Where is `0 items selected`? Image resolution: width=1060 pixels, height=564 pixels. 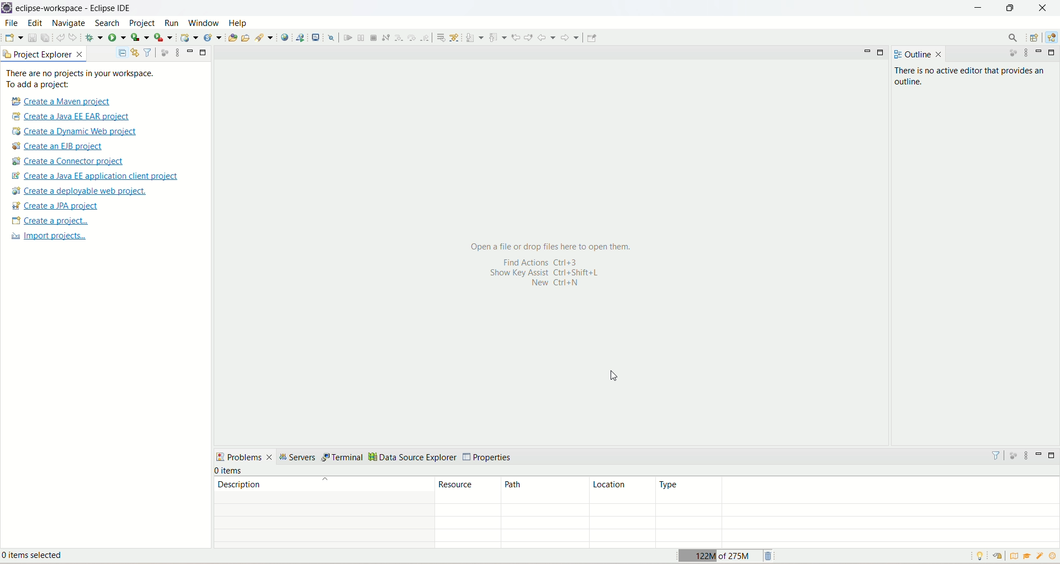
0 items selected is located at coordinates (40, 557).